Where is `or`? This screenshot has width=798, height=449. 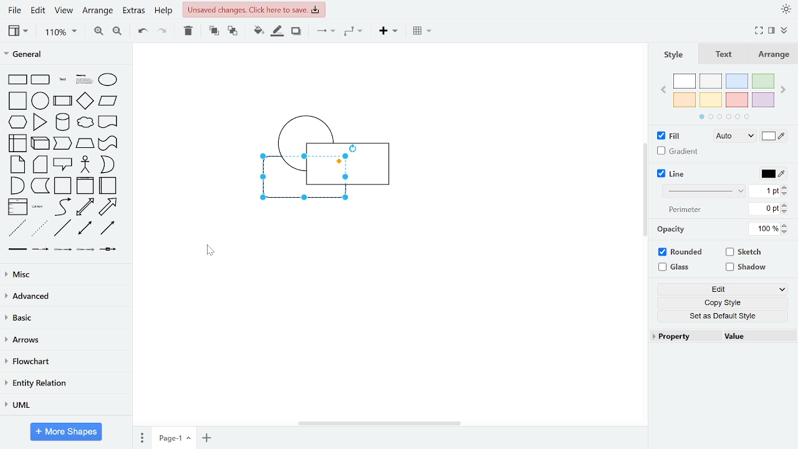 or is located at coordinates (107, 165).